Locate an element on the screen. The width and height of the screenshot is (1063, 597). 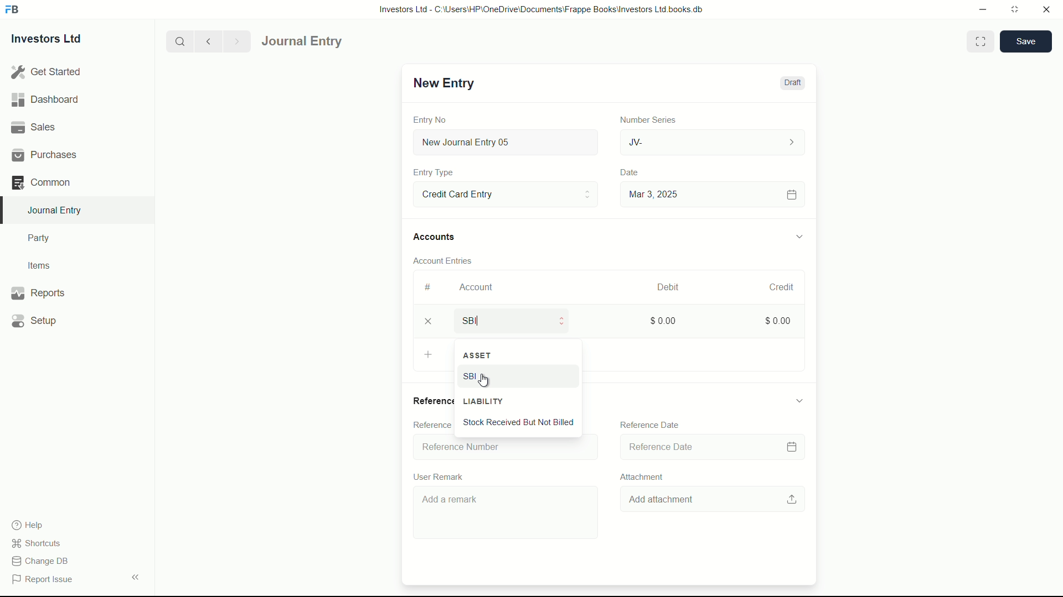
search is located at coordinates (179, 40).